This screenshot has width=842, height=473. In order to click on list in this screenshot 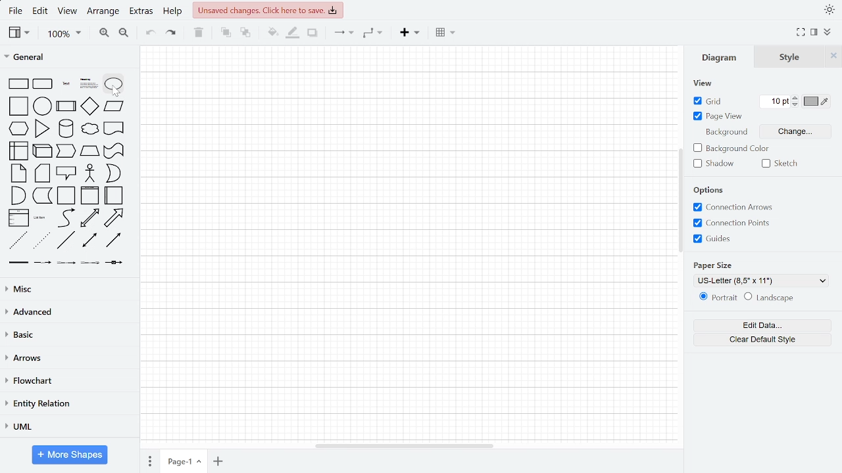, I will do `click(17, 218)`.